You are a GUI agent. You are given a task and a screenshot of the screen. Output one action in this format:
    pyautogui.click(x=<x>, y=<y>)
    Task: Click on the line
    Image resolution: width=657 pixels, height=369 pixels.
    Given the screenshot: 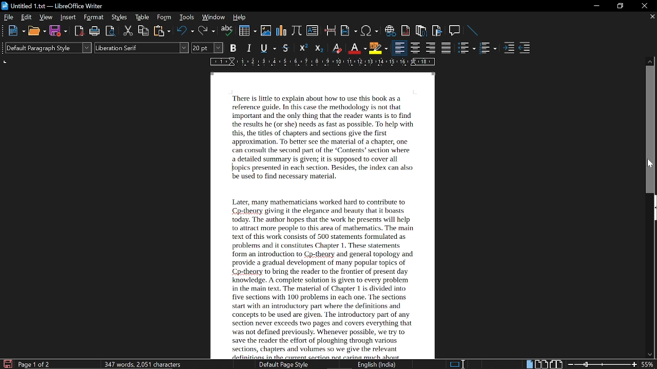 What is the action you would take?
    pyautogui.click(x=473, y=31)
    